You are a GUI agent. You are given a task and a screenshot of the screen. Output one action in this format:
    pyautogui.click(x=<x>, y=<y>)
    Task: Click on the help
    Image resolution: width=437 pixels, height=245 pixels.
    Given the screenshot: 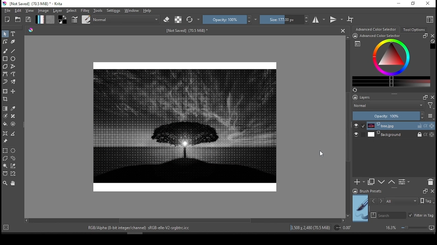 What is the action you would take?
    pyautogui.click(x=147, y=11)
    